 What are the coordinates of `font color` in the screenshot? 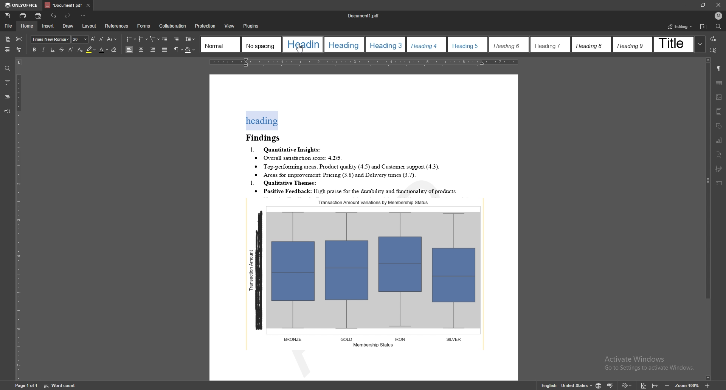 It's located at (104, 50).